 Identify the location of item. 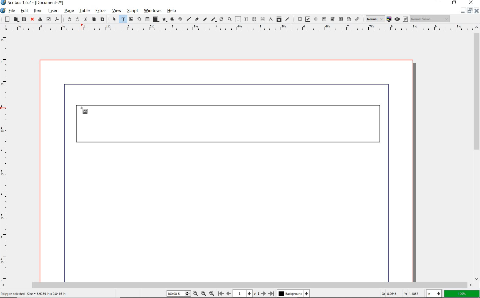
(38, 11).